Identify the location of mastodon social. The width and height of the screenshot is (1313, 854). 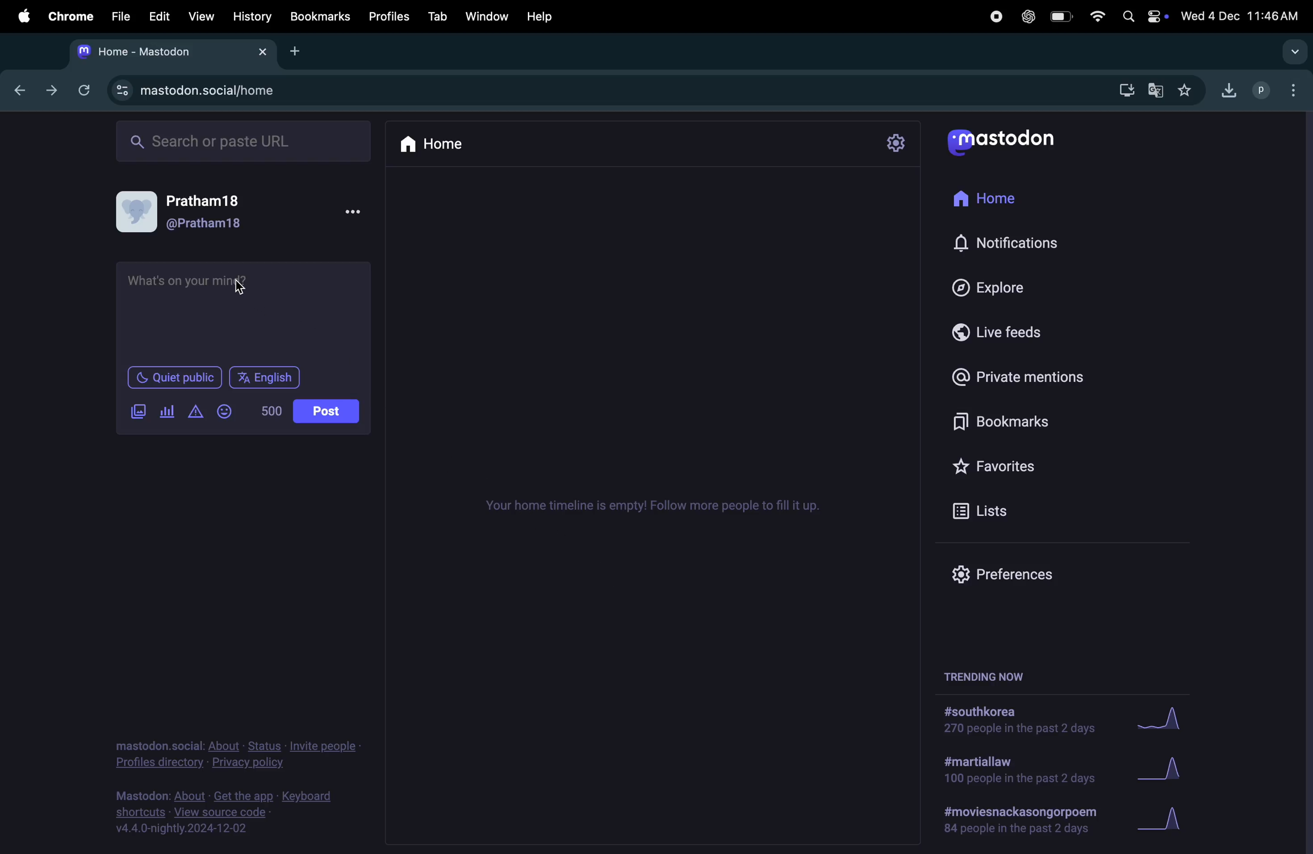
(205, 92).